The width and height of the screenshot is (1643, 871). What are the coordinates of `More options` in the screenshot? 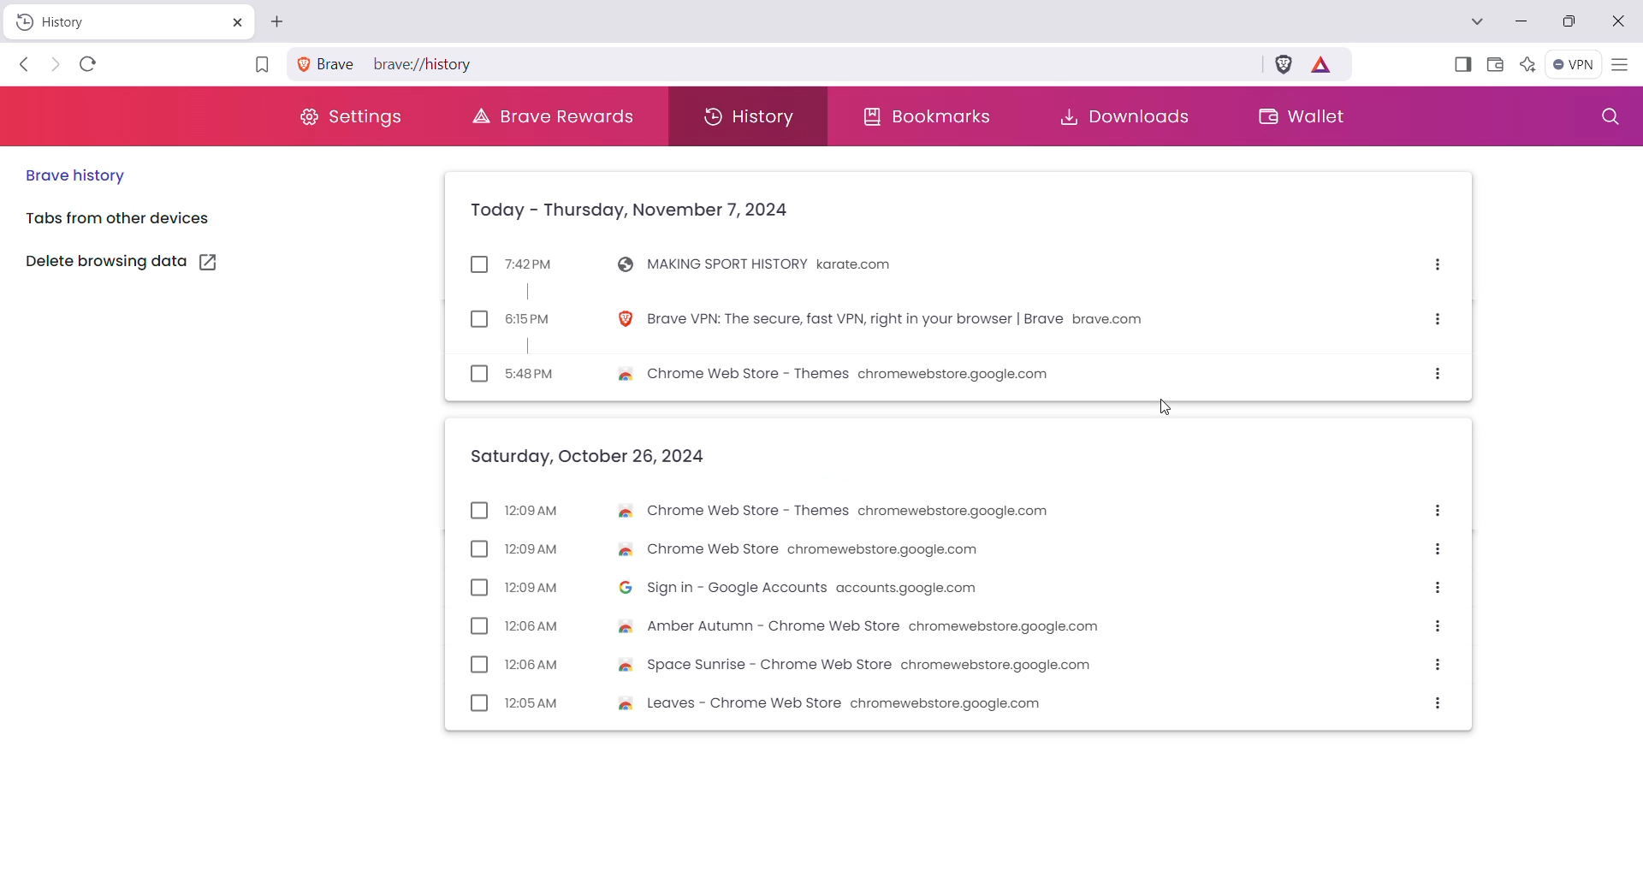 It's located at (1444, 508).